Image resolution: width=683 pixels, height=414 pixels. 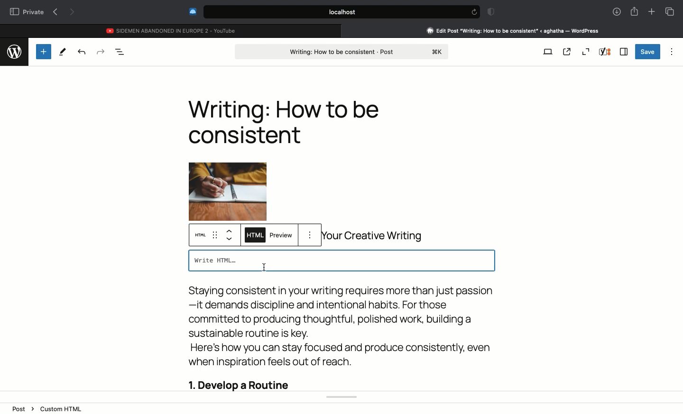 I want to click on Next page, so click(x=73, y=13).